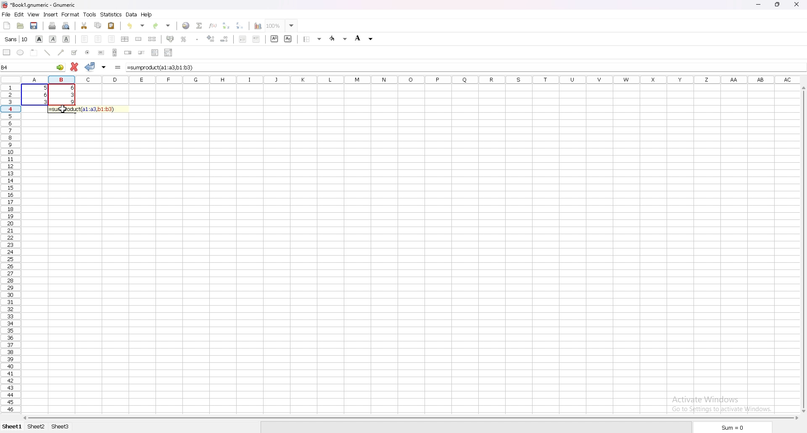 This screenshot has width=807, height=433. I want to click on accept change, so click(90, 66).